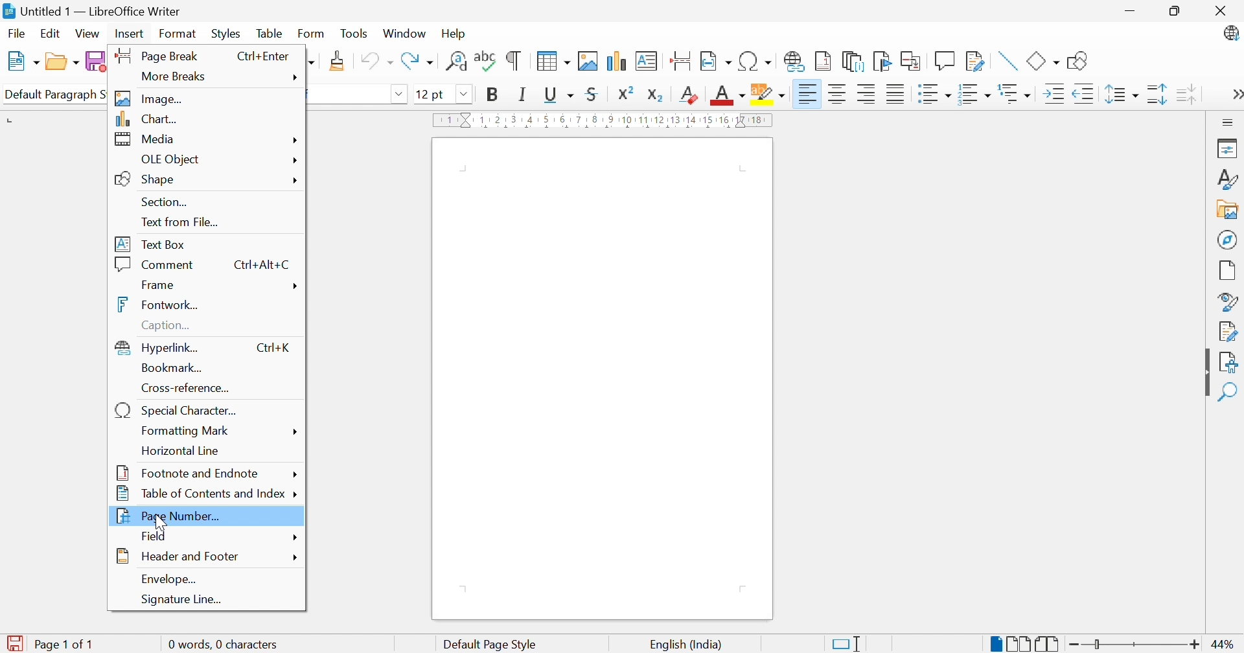  I want to click on Page number, so click(171, 516).